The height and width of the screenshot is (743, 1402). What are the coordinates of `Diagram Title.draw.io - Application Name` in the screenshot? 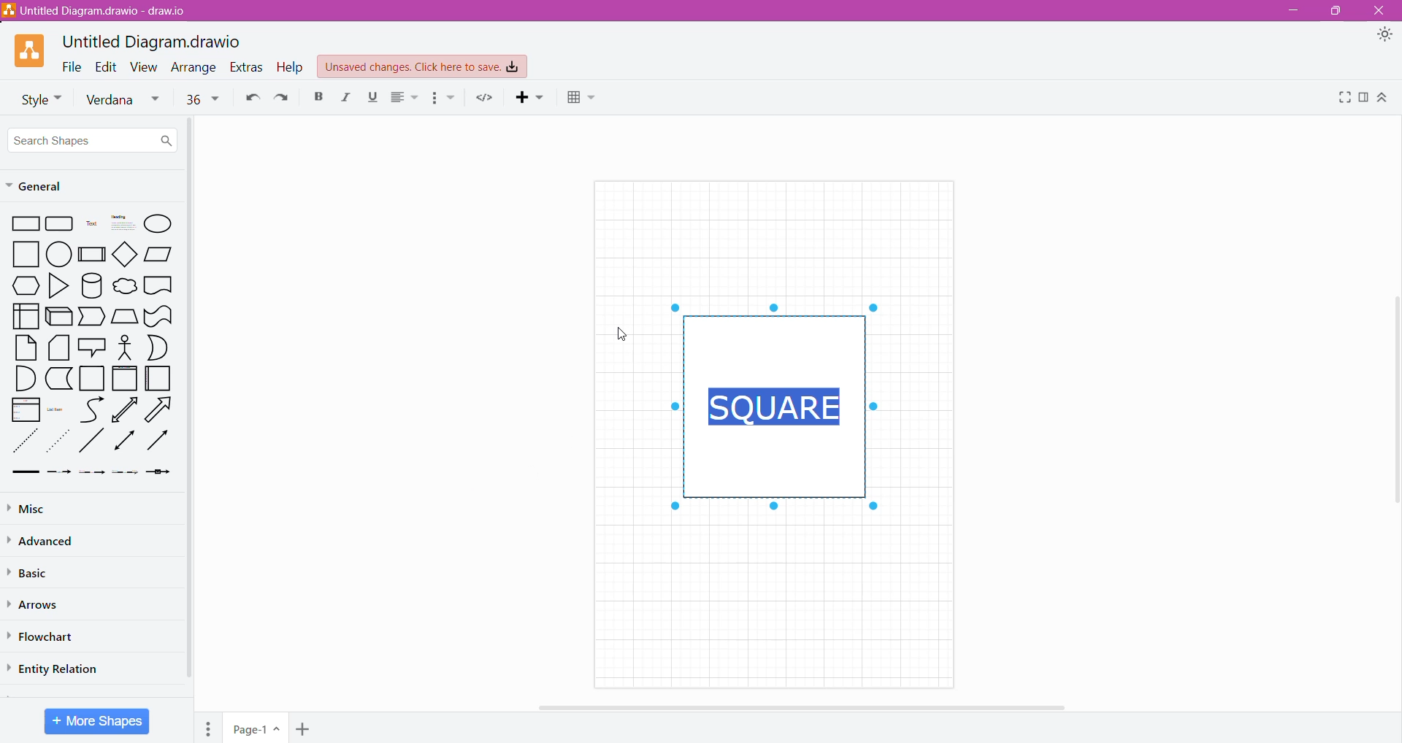 It's located at (101, 10).